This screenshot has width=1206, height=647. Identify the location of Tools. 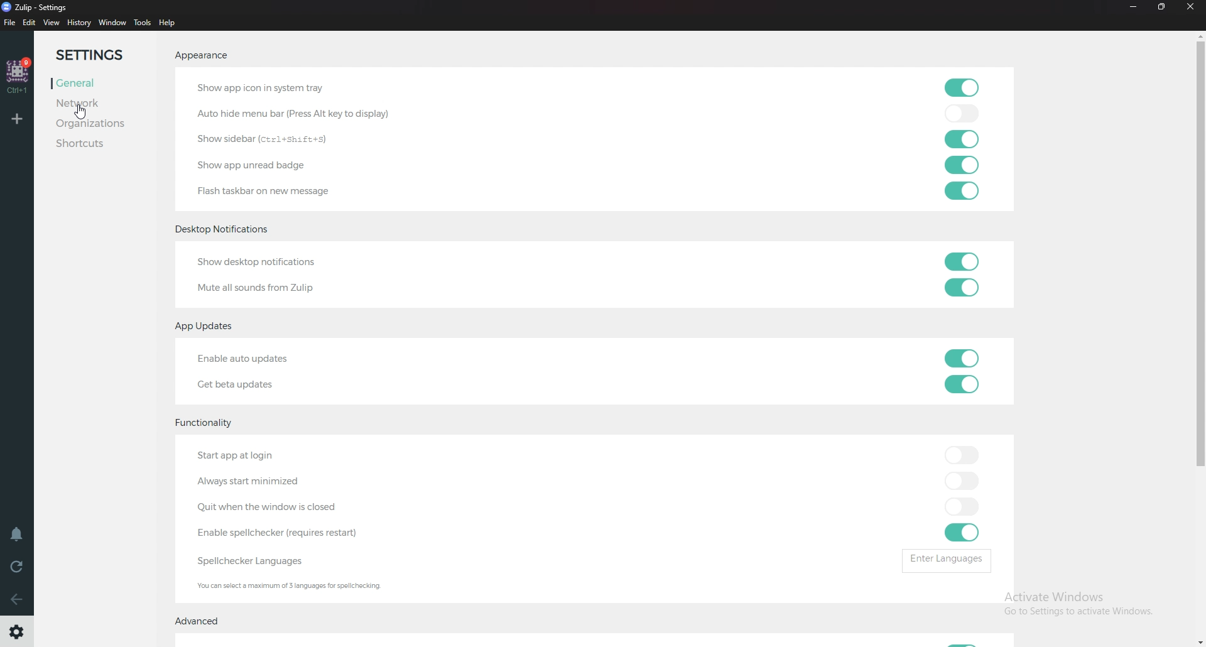
(143, 23).